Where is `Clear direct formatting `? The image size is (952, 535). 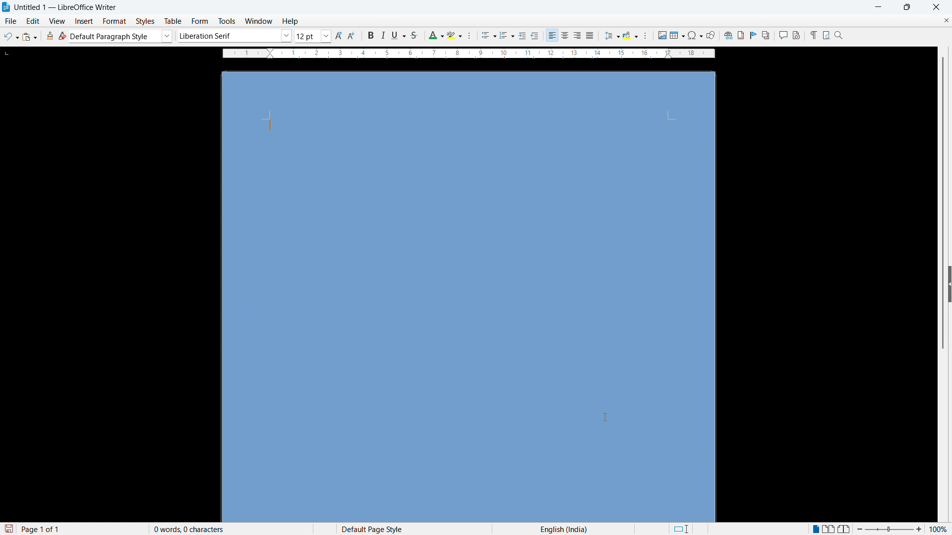 Clear direct formatting  is located at coordinates (62, 36).